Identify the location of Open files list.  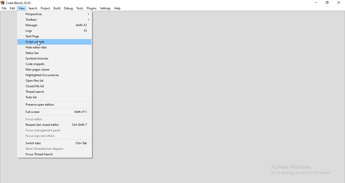
(55, 81).